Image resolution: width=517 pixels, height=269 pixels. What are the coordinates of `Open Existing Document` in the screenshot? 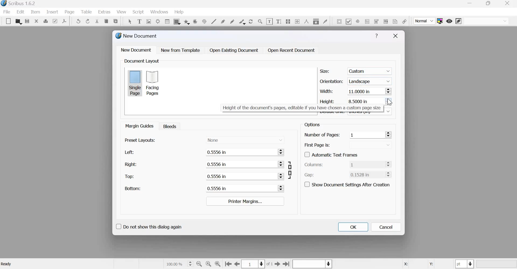 It's located at (233, 50).